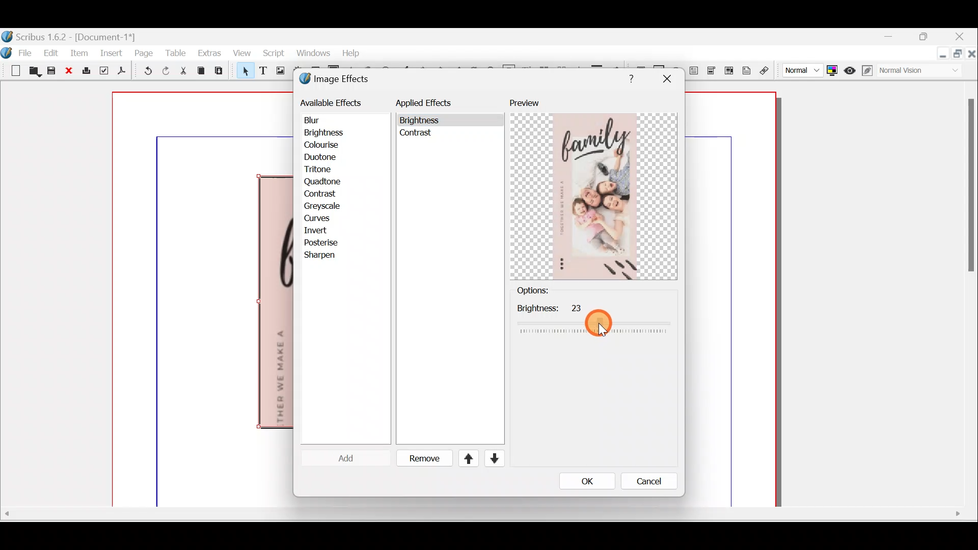  Describe the element at coordinates (166, 70) in the screenshot. I see `Redo` at that location.